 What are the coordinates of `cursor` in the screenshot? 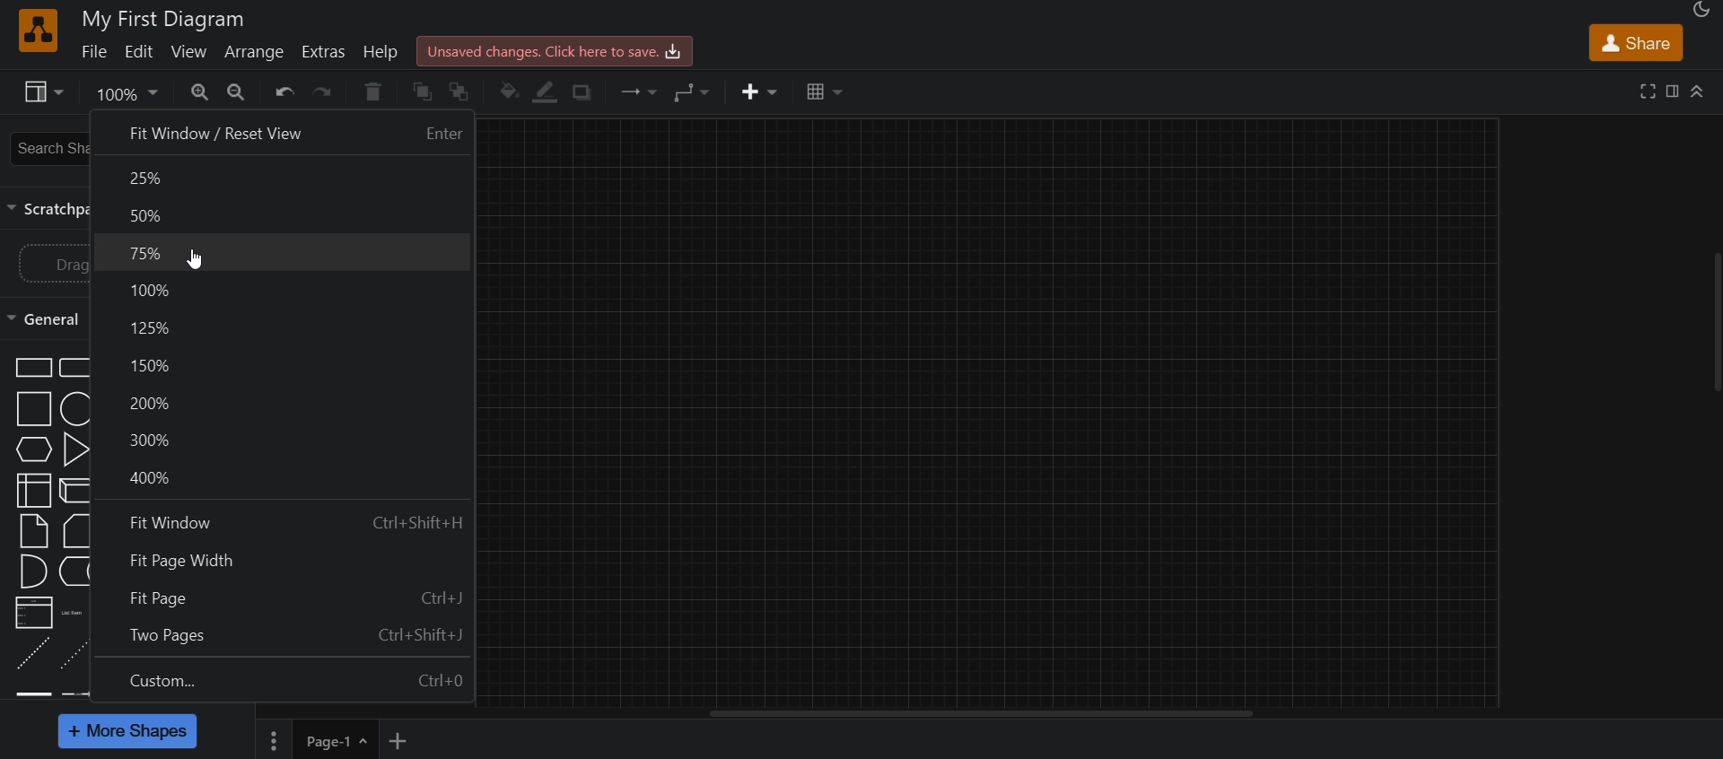 It's located at (189, 260).